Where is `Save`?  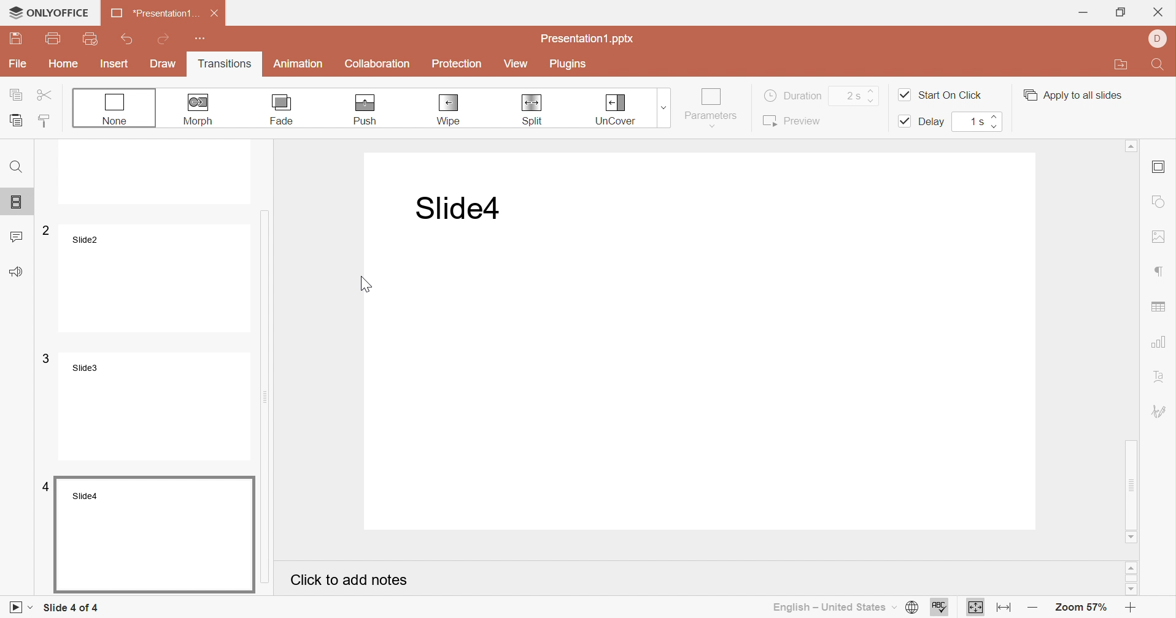
Save is located at coordinates (16, 38).